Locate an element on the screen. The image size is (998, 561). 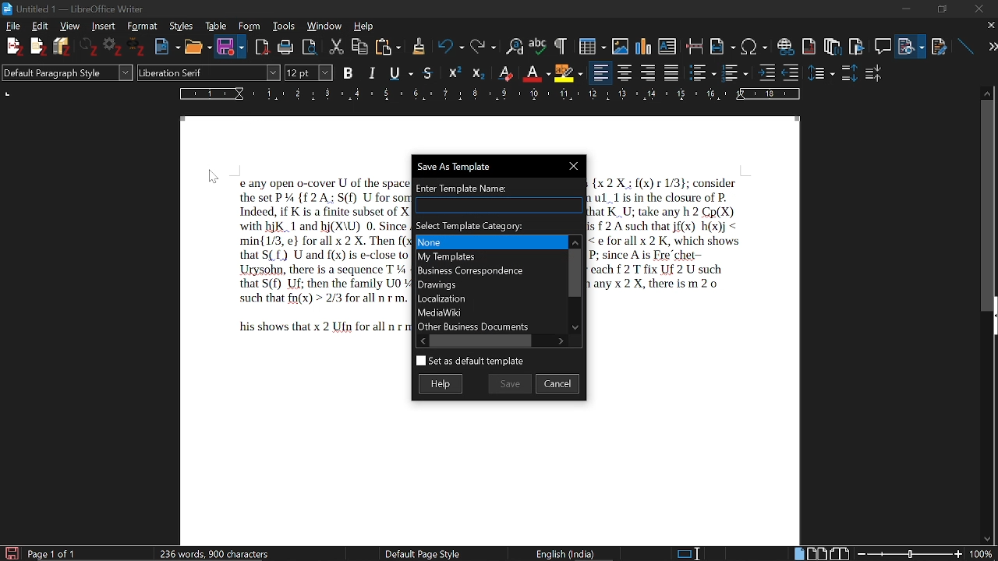
Enter template name is located at coordinates (498, 188).